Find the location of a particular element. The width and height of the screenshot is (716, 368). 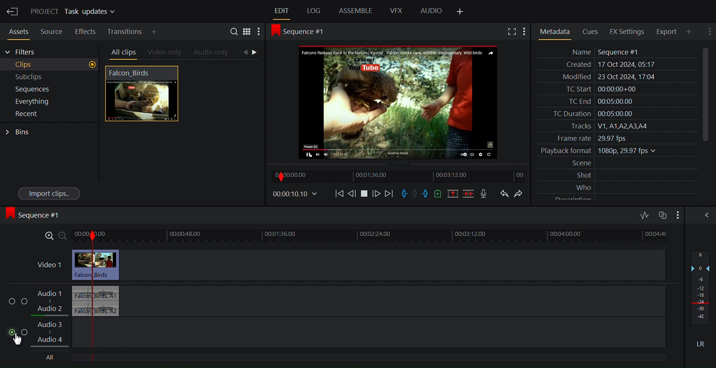

TC Start is located at coordinates (616, 89).